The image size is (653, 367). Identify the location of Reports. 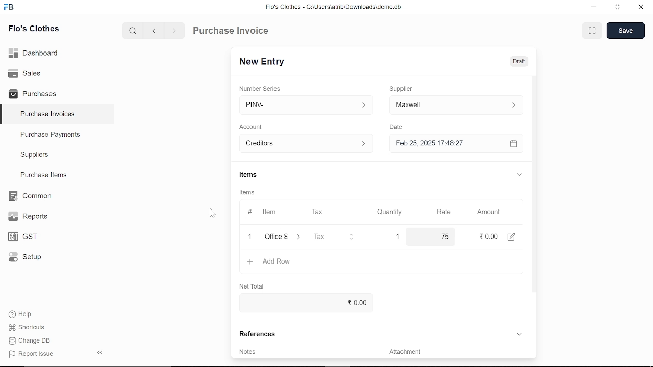
(28, 217).